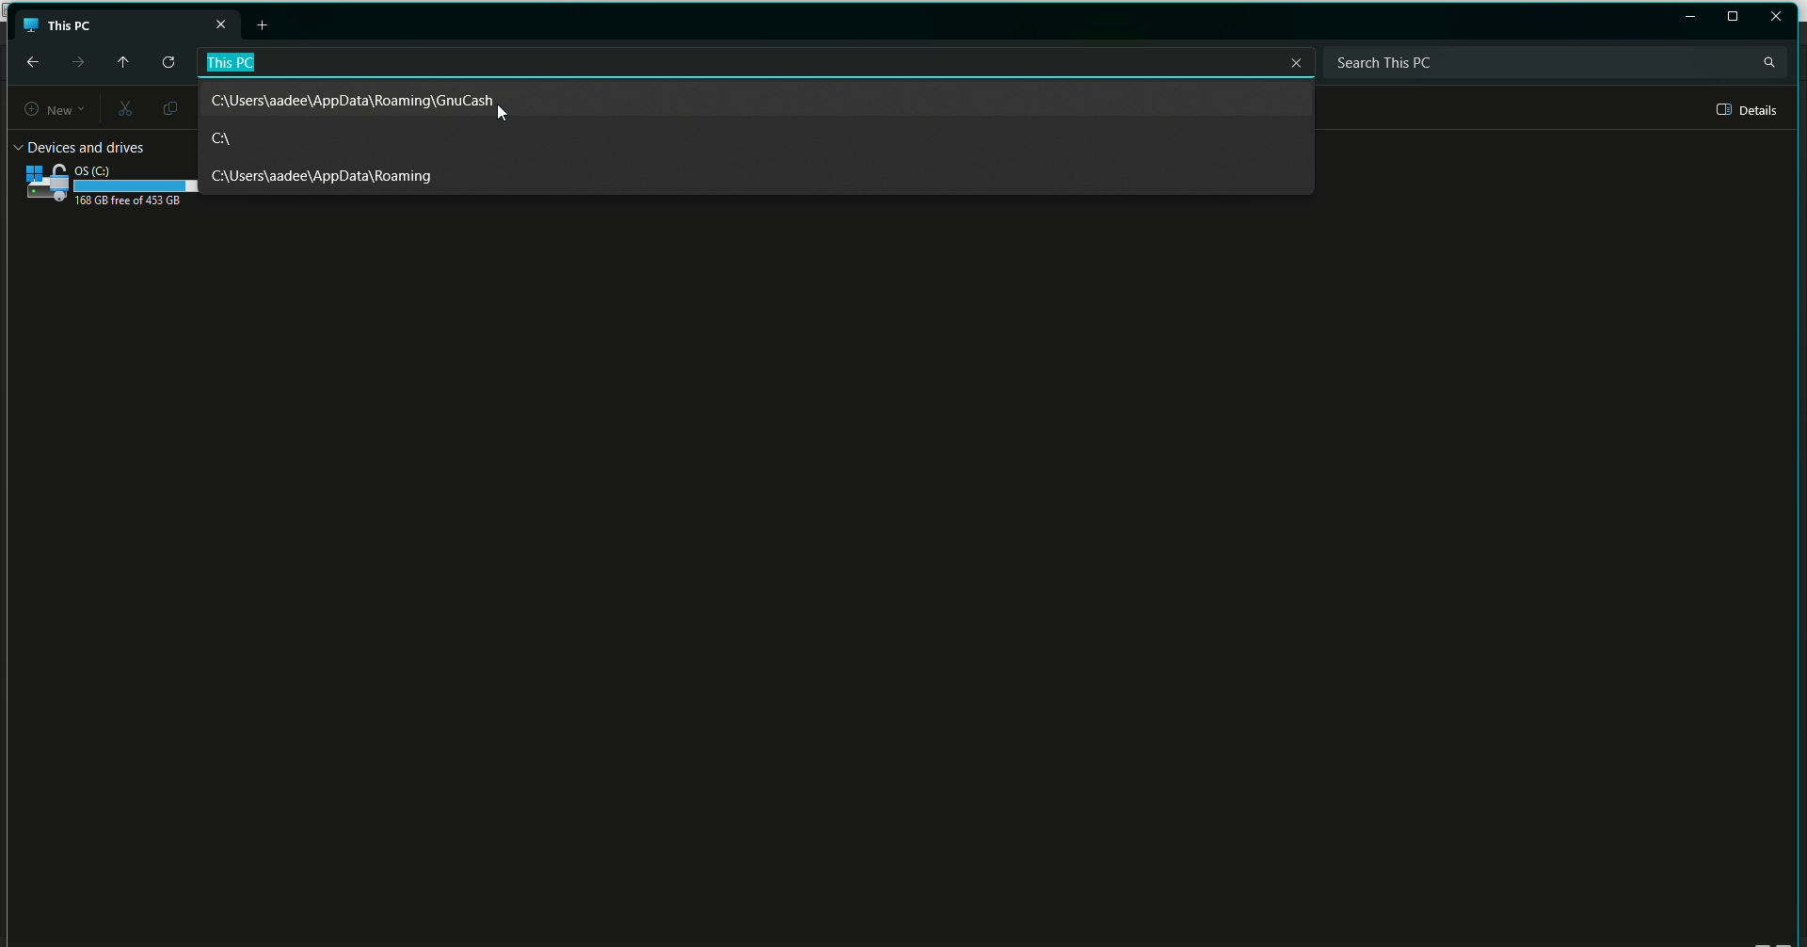 The height and width of the screenshot is (947, 1807). I want to click on File path, so click(284, 61).